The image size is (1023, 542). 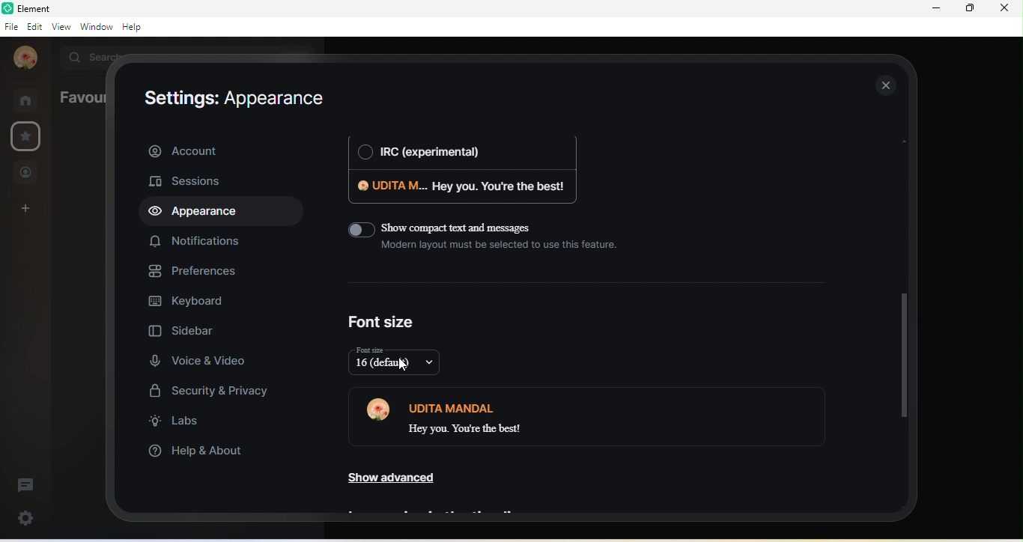 What do you see at coordinates (38, 8) in the screenshot?
I see `title` at bounding box center [38, 8].